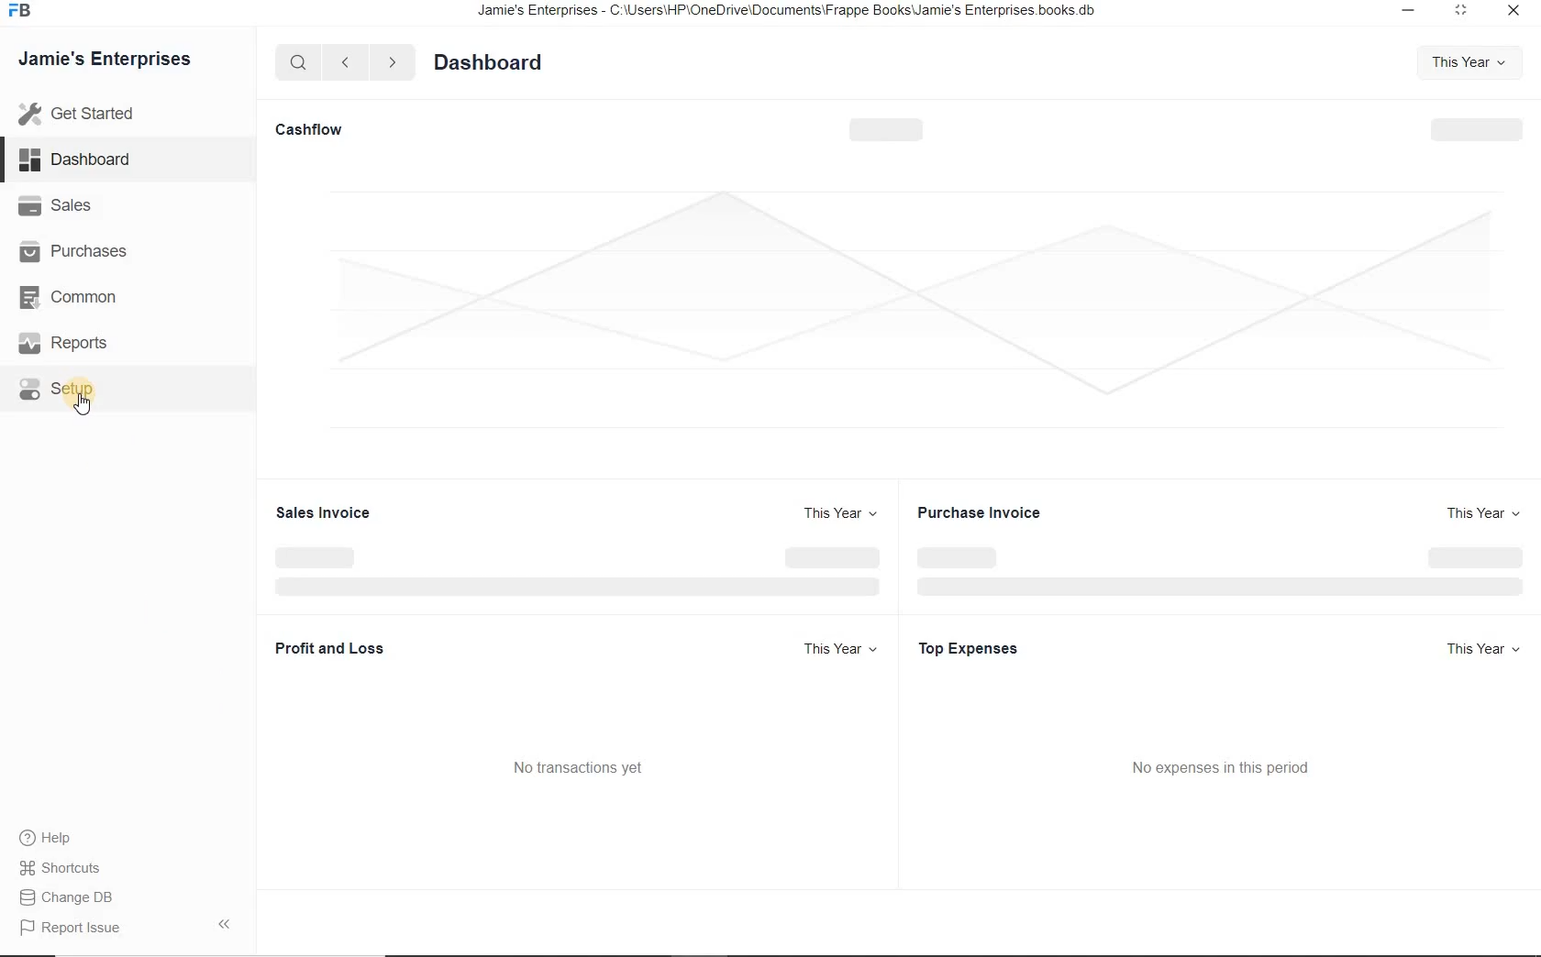 This screenshot has width=1541, height=957. Describe the element at coordinates (1403, 11) in the screenshot. I see `minimize` at that location.